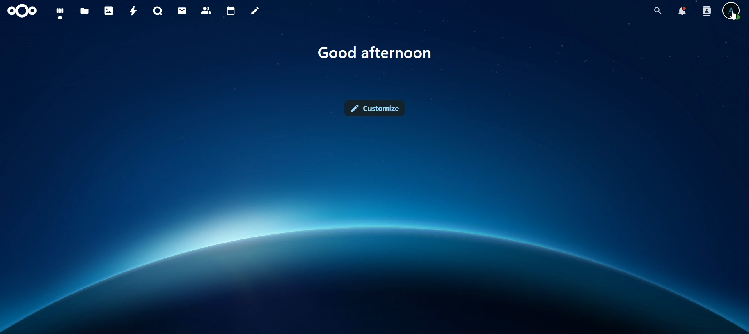  Describe the element at coordinates (109, 11) in the screenshot. I see `photos` at that location.